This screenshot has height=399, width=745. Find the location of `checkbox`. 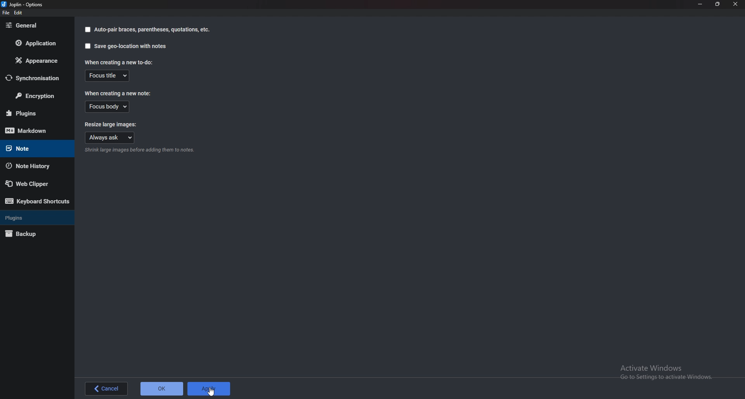

checkbox is located at coordinates (86, 29).